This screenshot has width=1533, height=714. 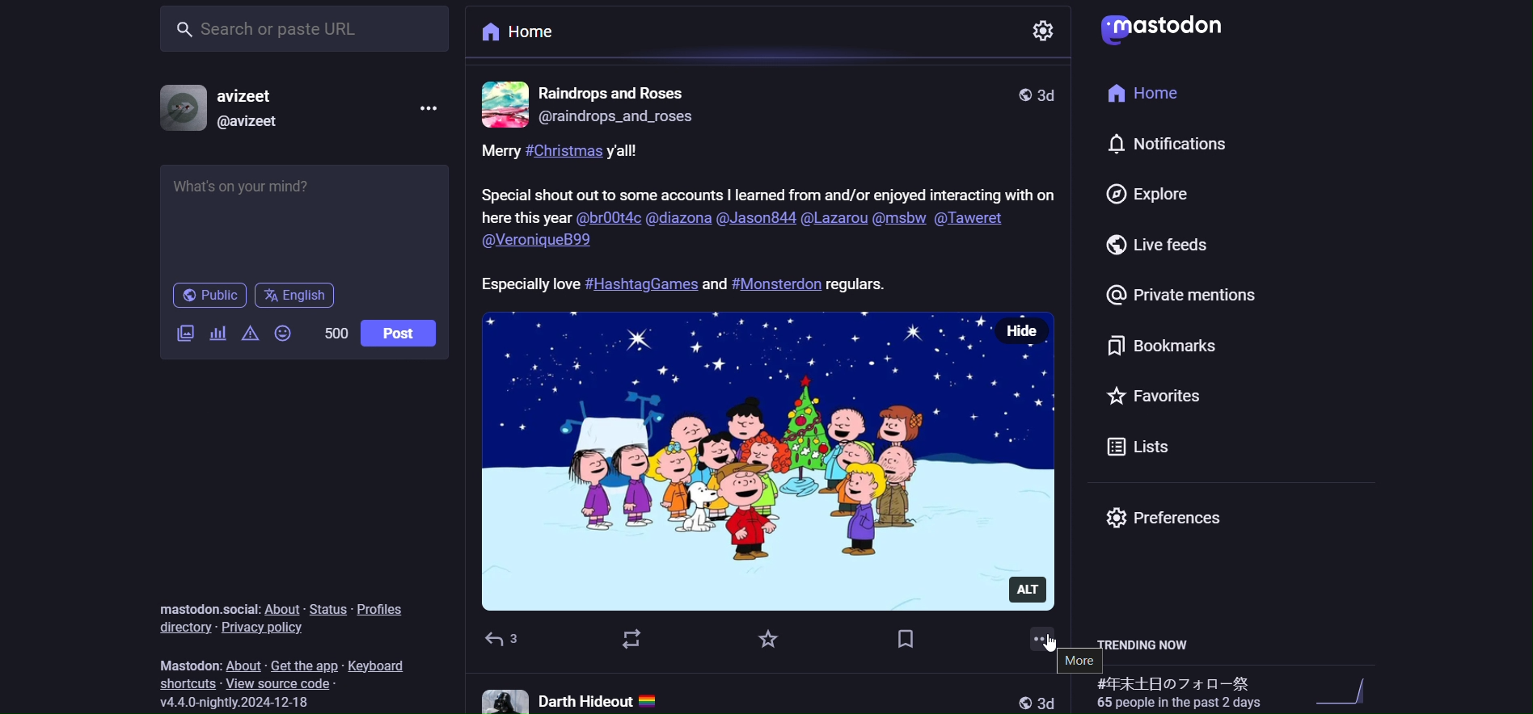 I want to click on trending hashtags, so click(x=1183, y=692).